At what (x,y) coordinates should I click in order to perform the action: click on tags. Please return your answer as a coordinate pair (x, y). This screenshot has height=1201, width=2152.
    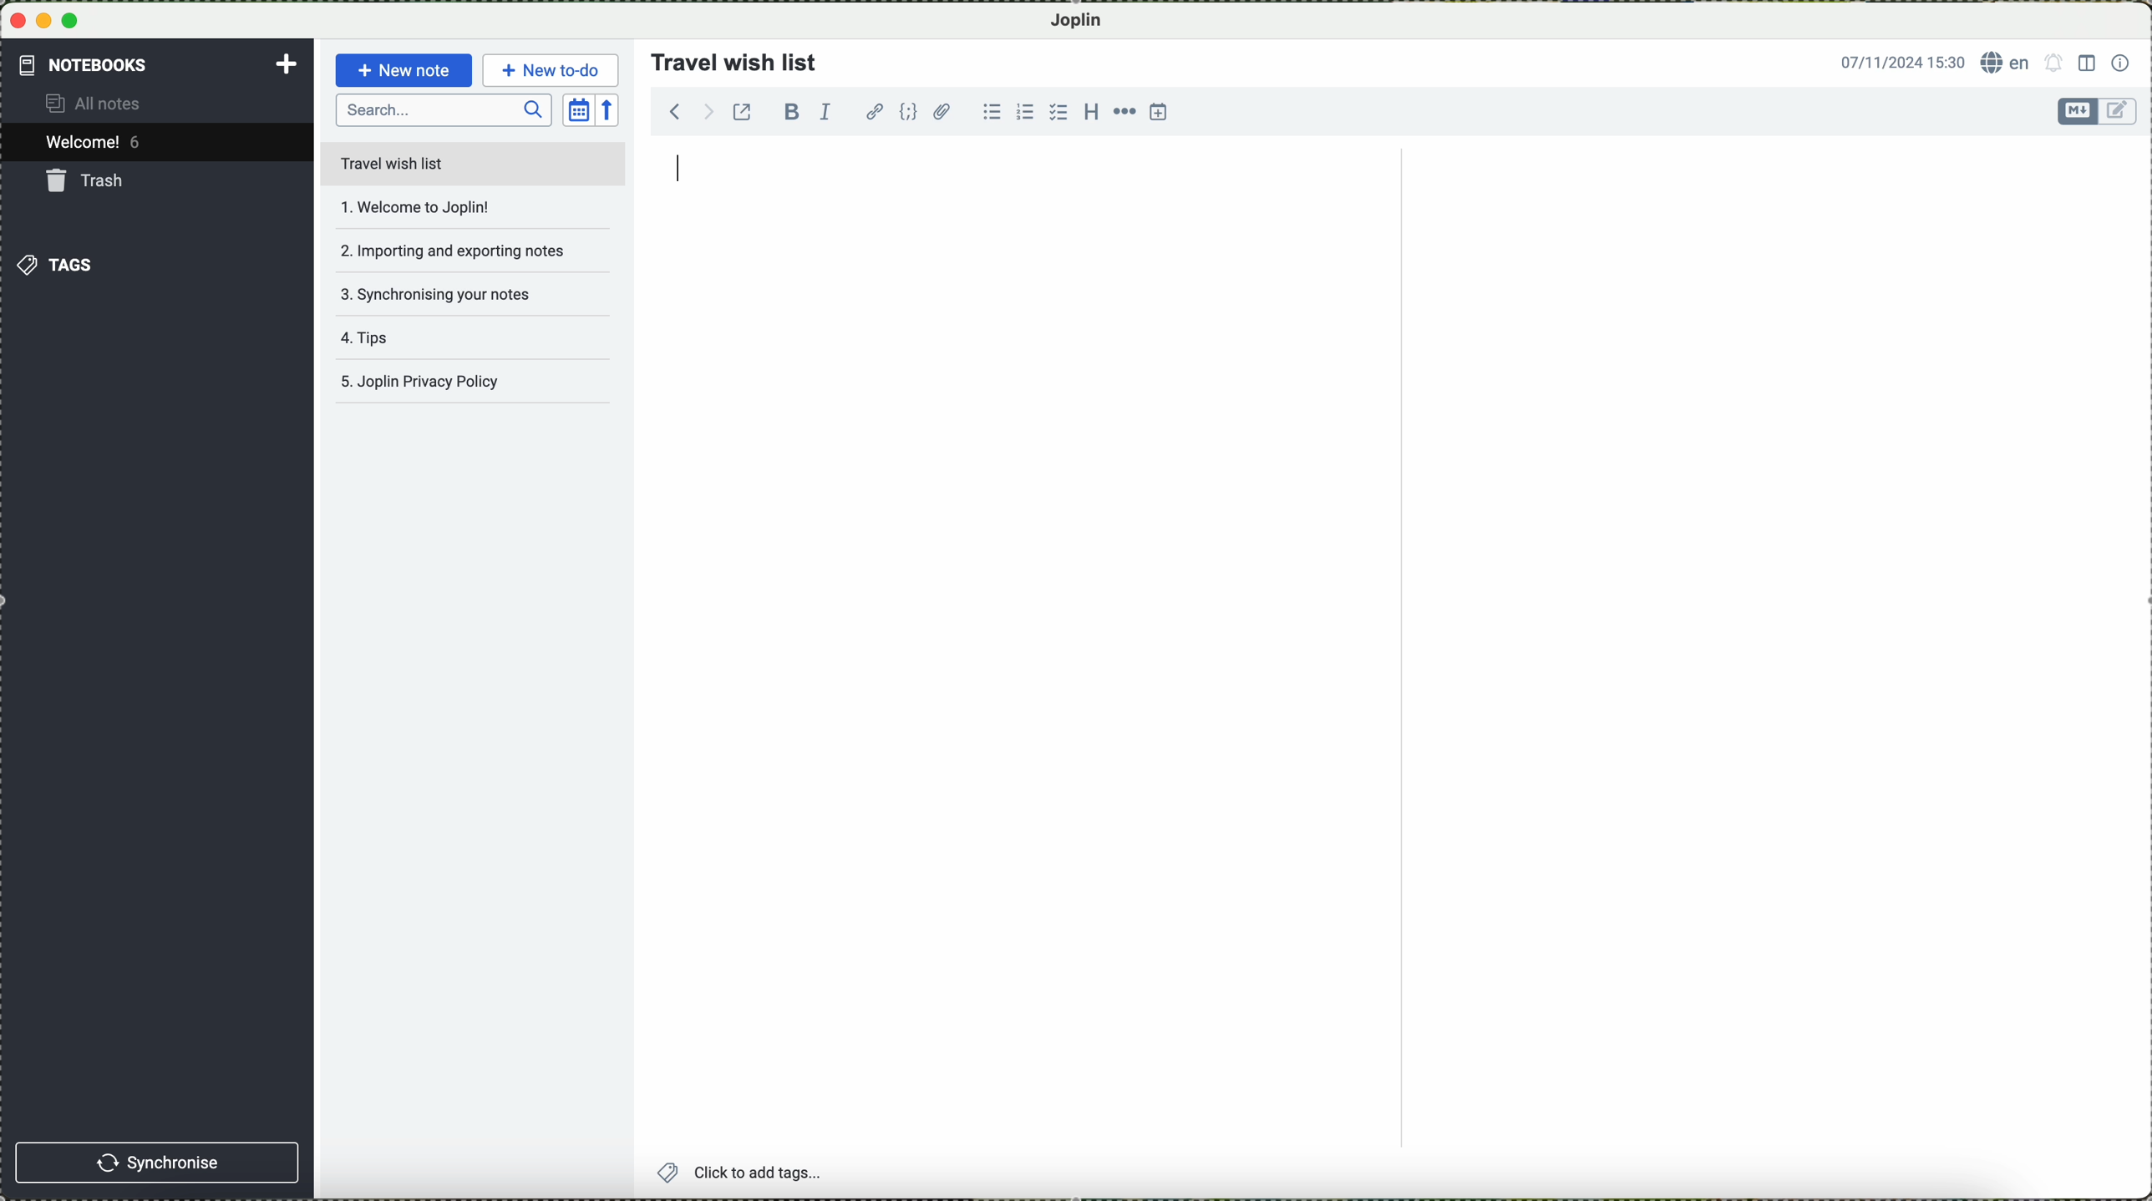
    Looking at the image, I should click on (58, 264).